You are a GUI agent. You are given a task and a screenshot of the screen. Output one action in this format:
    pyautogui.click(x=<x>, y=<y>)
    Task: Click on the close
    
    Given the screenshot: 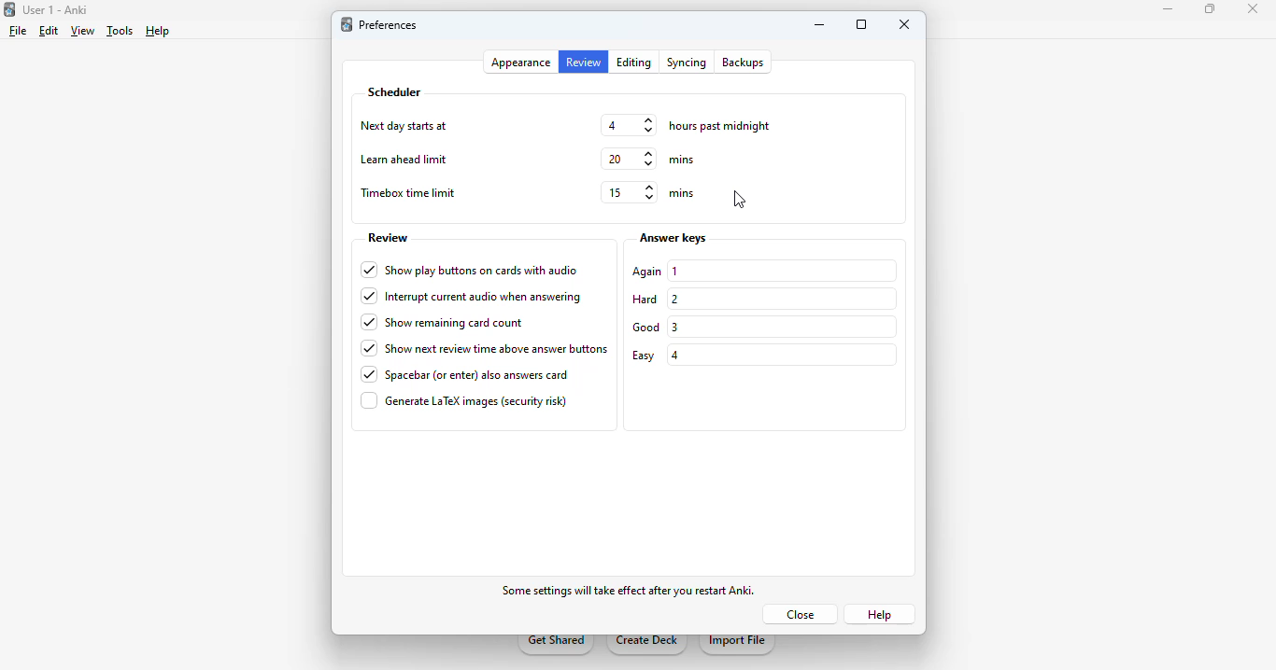 What is the action you would take?
    pyautogui.click(x=904, y=24)
    